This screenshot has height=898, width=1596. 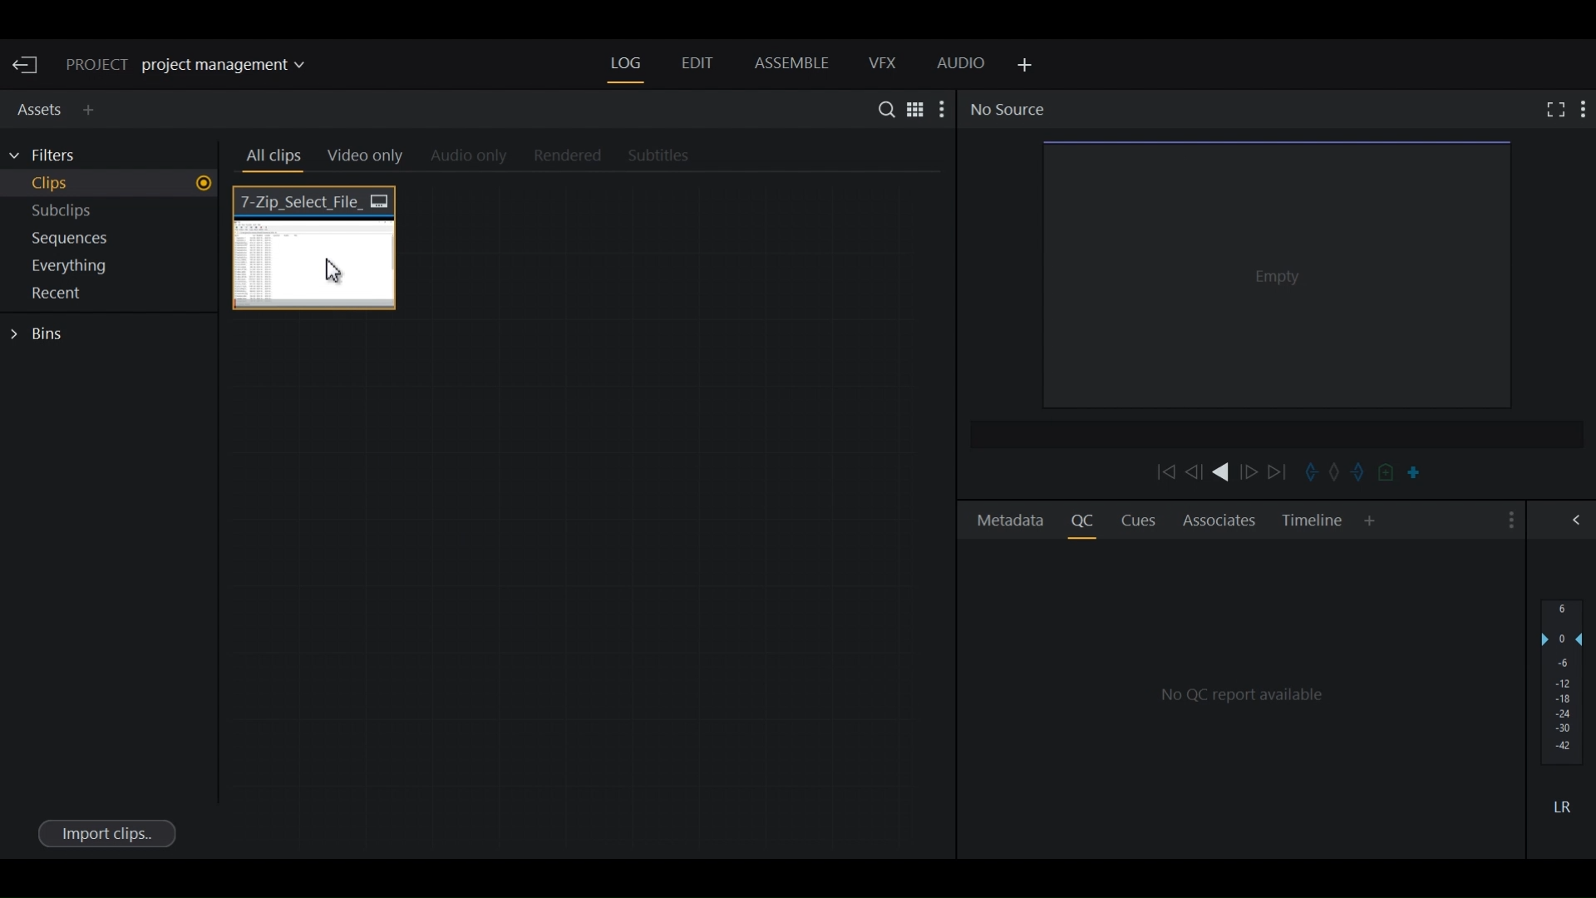 What do you see at coordinates (1552, 109) in the screenshot?
I see `Fullscreen` at bounding box center [1552, 109].